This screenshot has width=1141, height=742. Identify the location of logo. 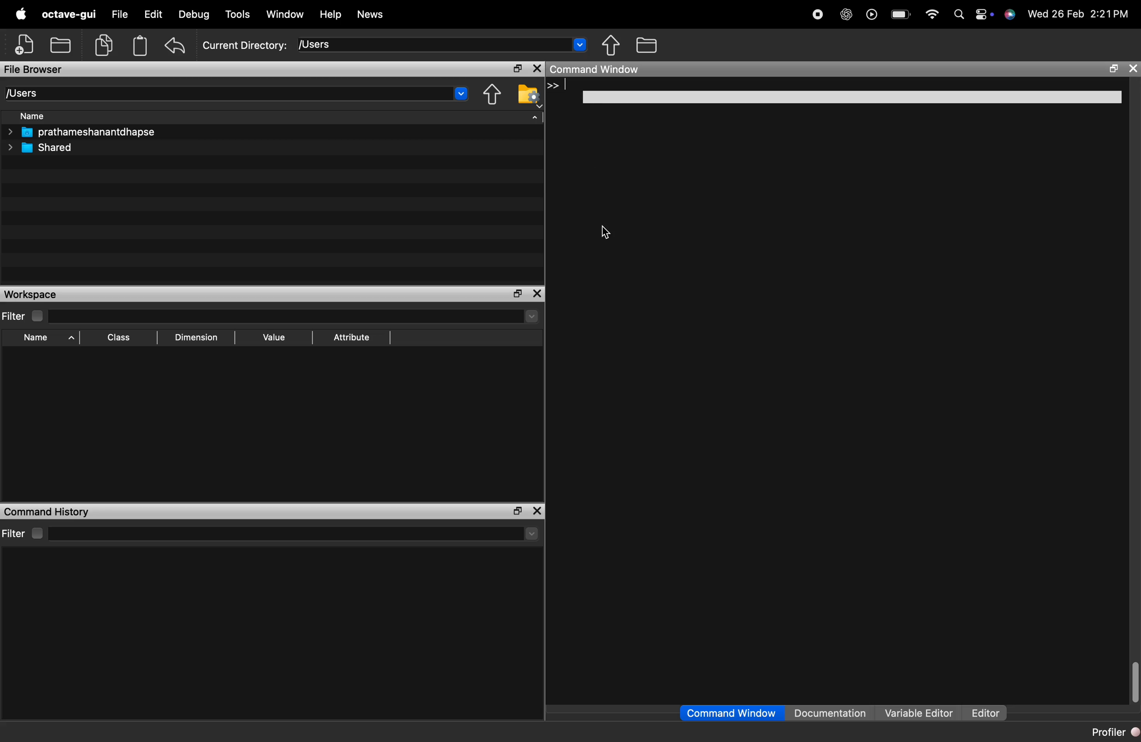
(18, 13).